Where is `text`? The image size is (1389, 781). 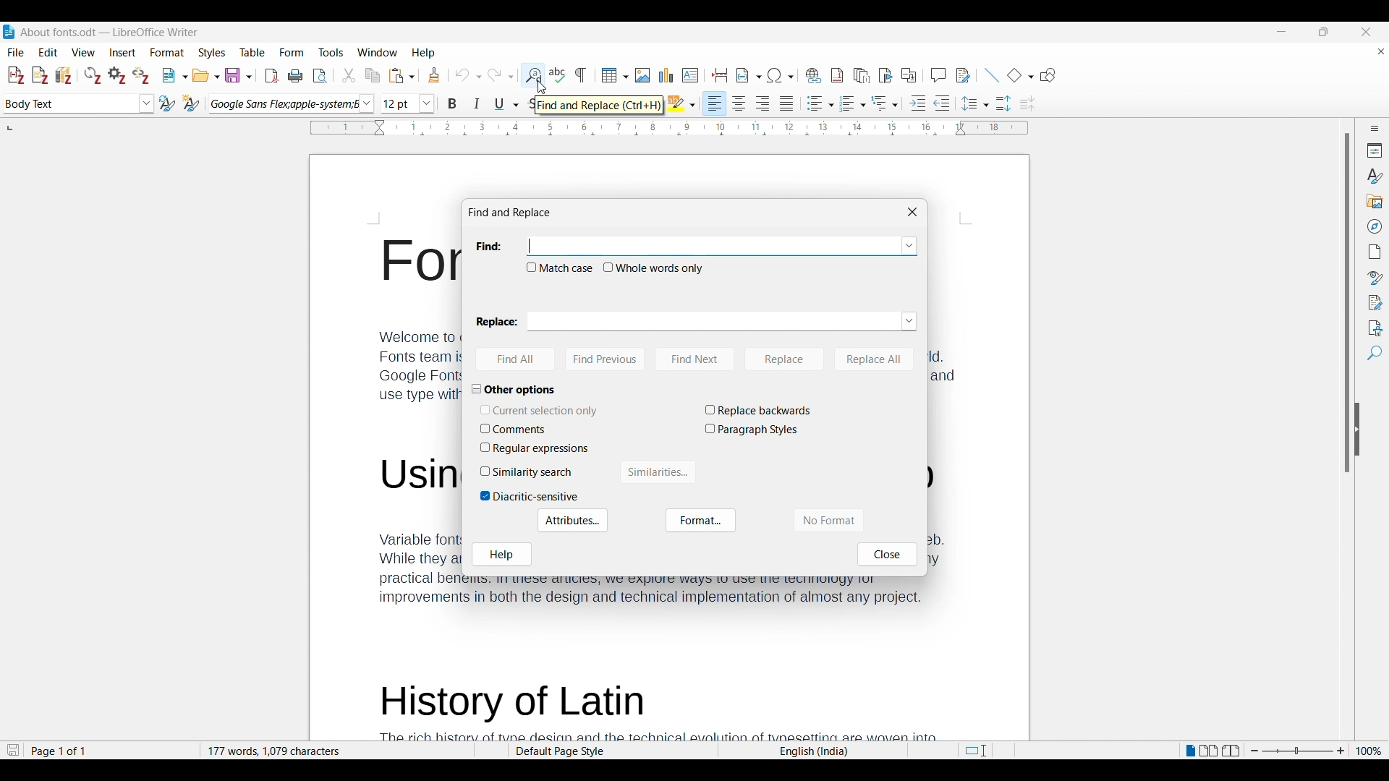 text is located at coordinates (656, 708).